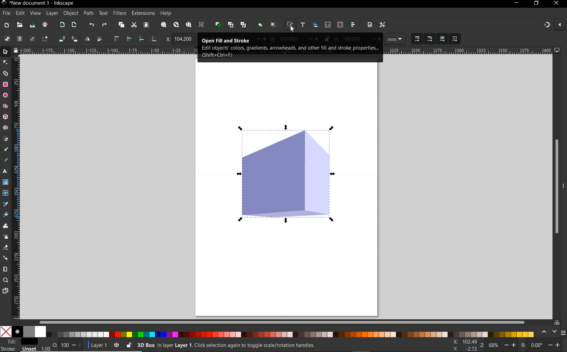  Describe the element at coordinates (86, 38) in the screenshot. I see `OBJECT FLIP` at that location.